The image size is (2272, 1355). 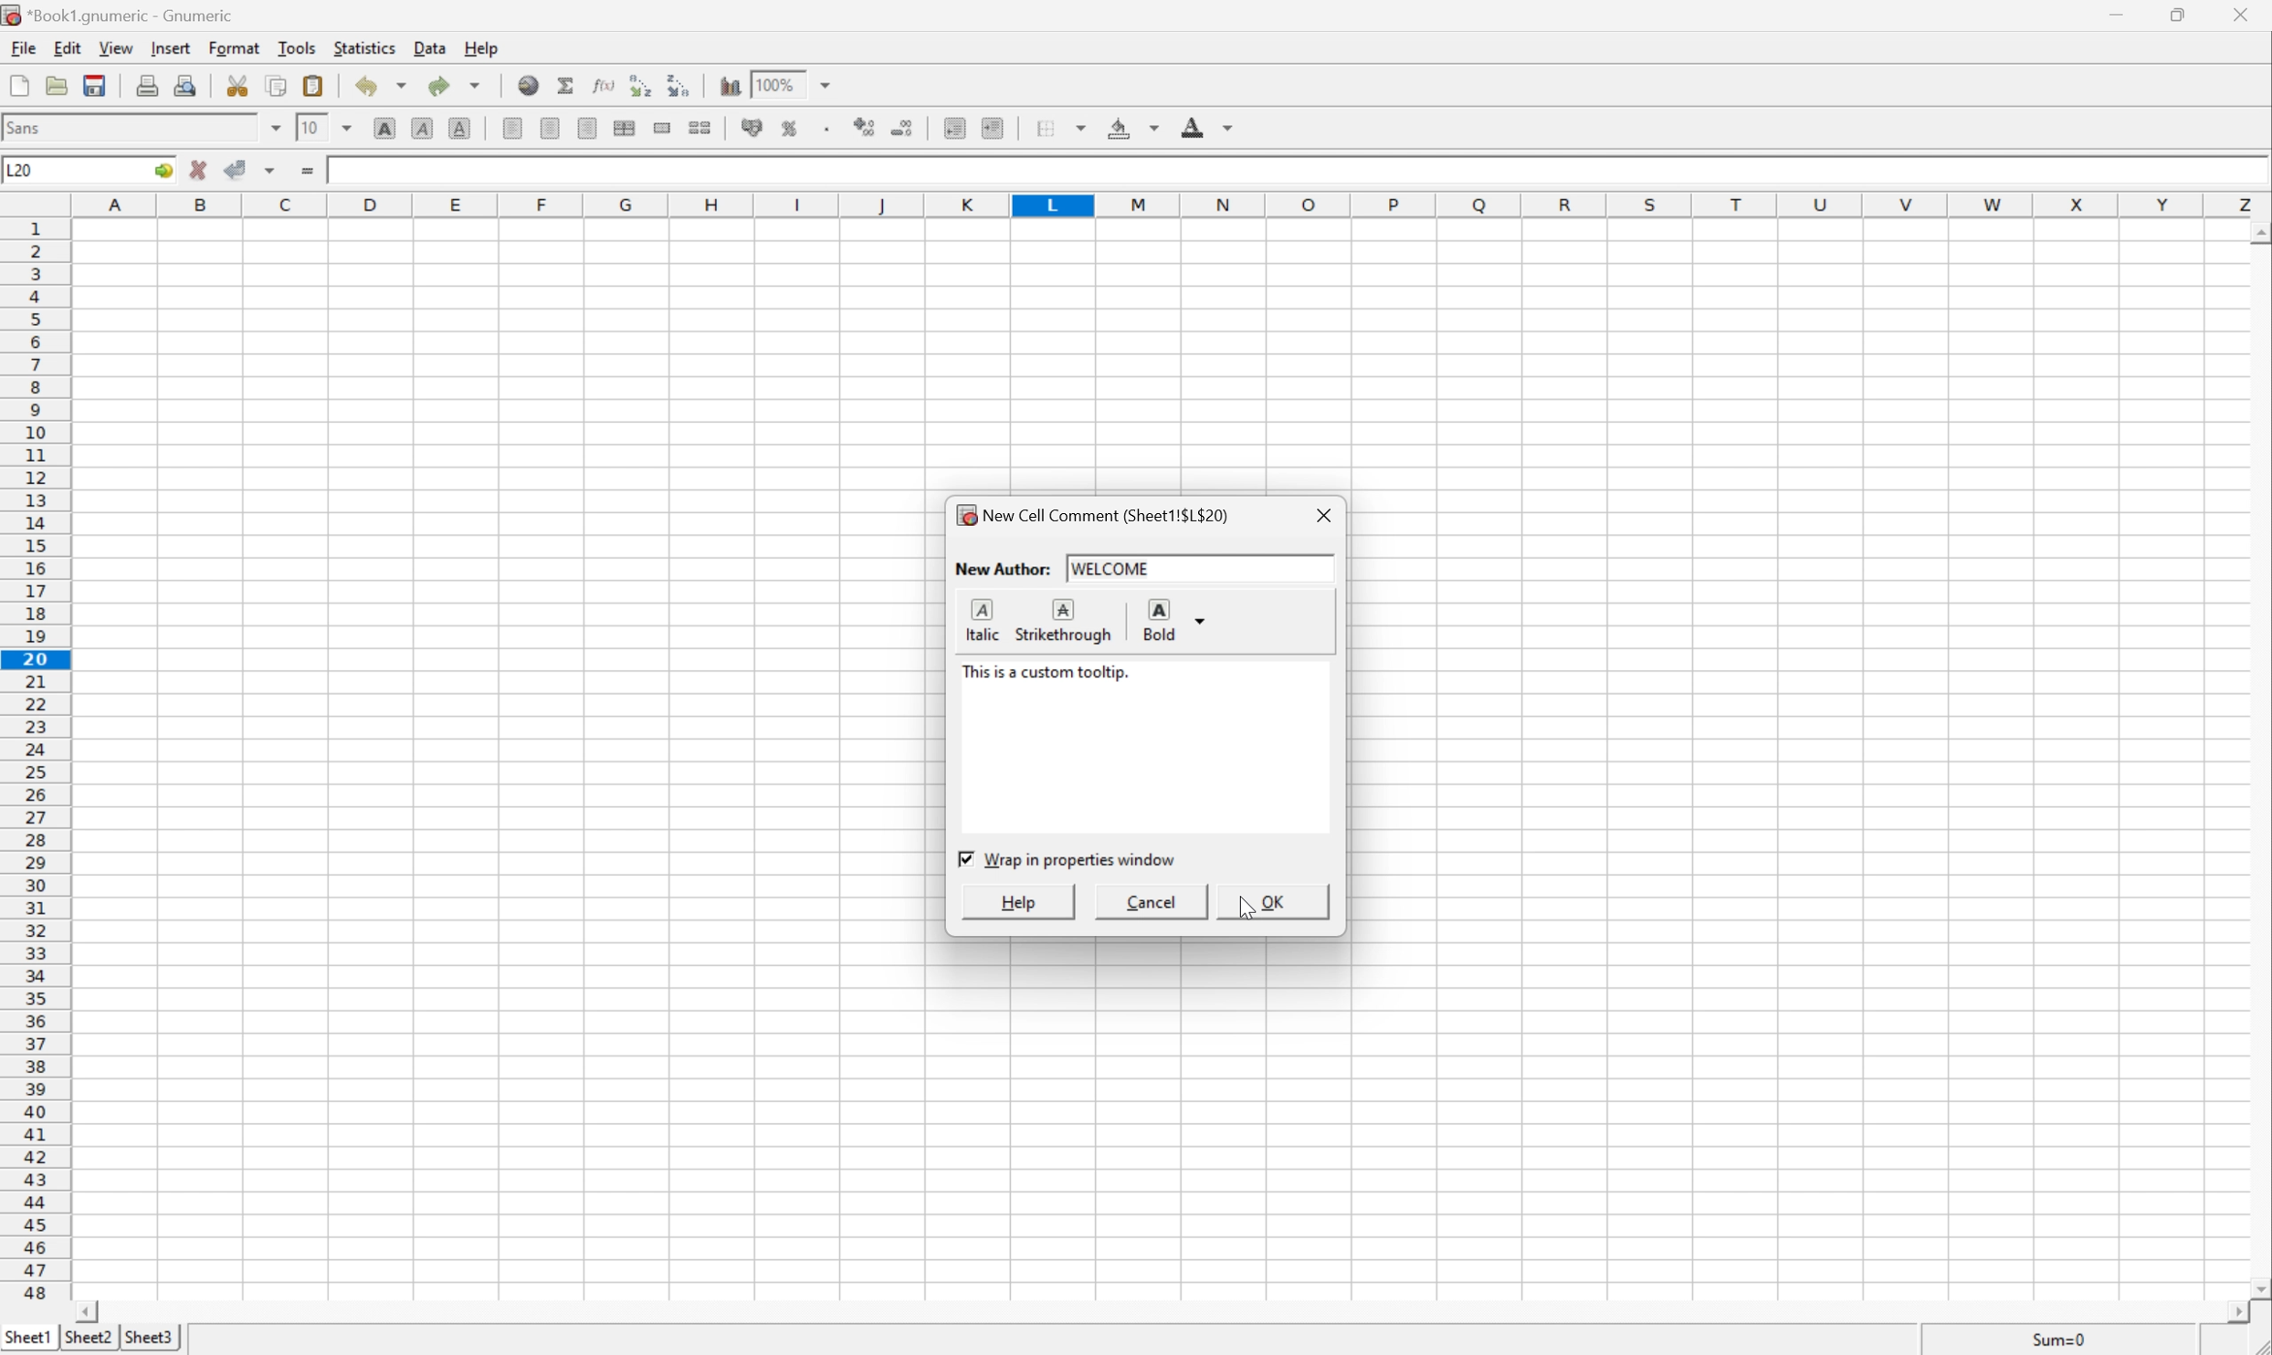 What do you see at coordinates (312, 130) in the screenshot?
I see `10` at bounding box center [312, 130].